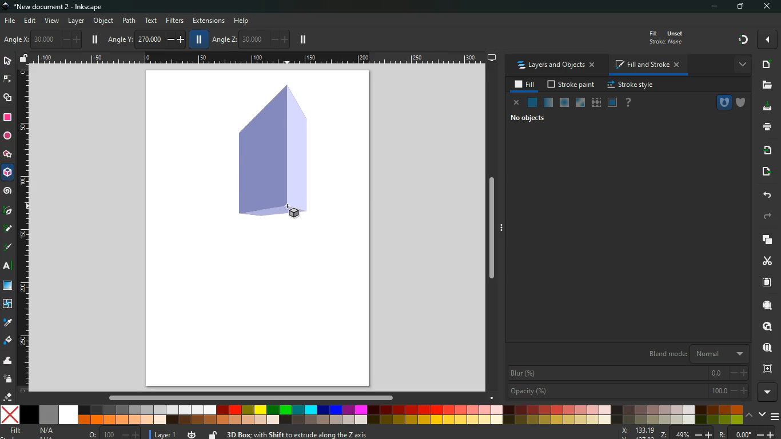 The height and width of the screenshot is (439, 781). Describe the element at coordinates (572, 85) in the screenshot. I see `stroke paint` at that location.